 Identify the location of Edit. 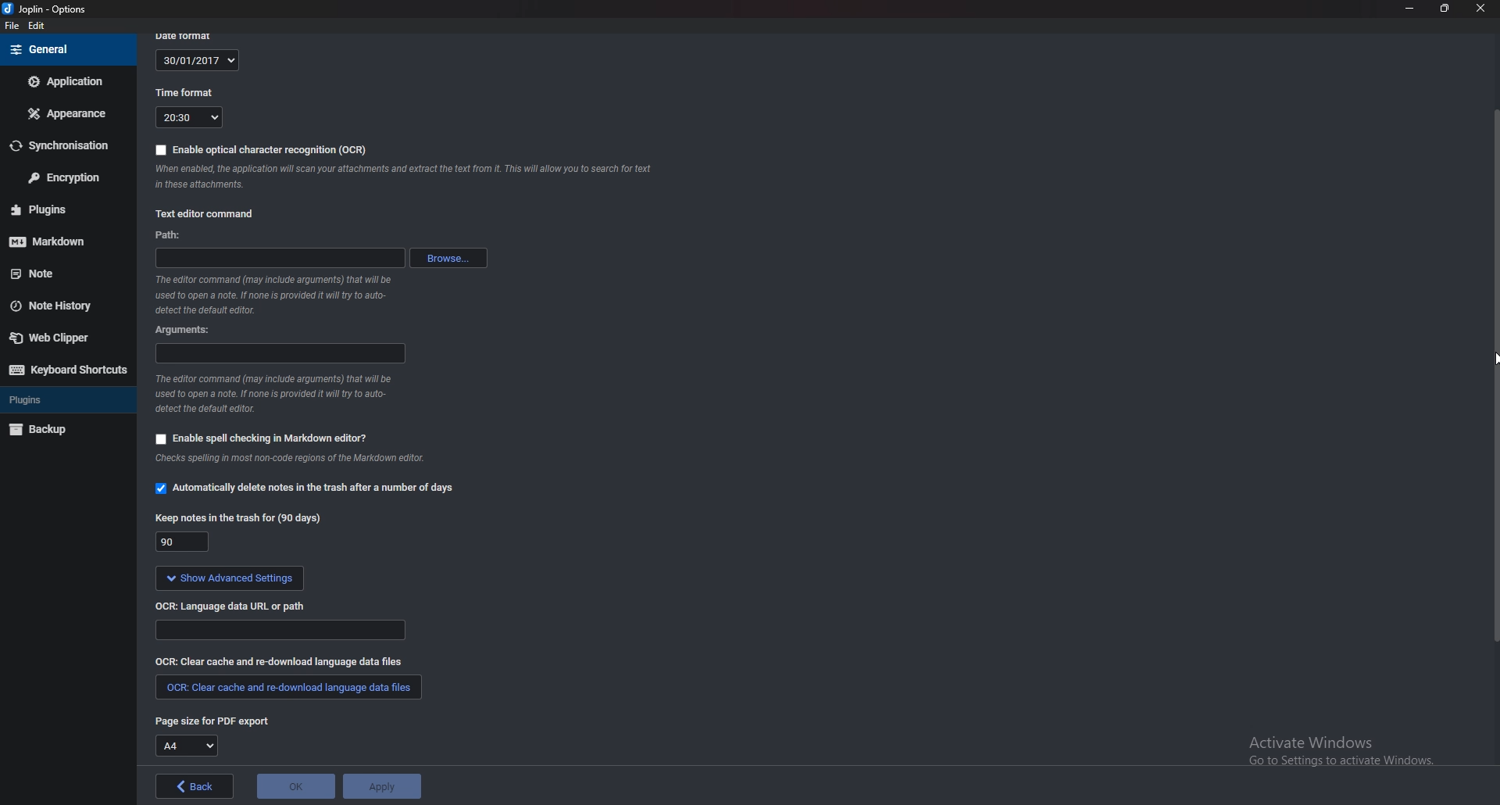
(37, 27).